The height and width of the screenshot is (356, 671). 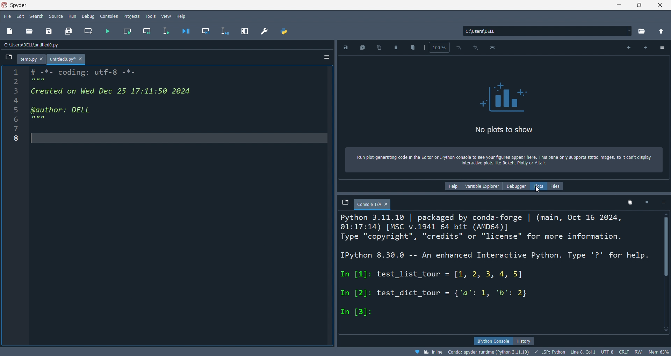 What do you see at coordinates (475, 47) in the screenshot?
I see `zoom in` at bounding box center [475, 47].